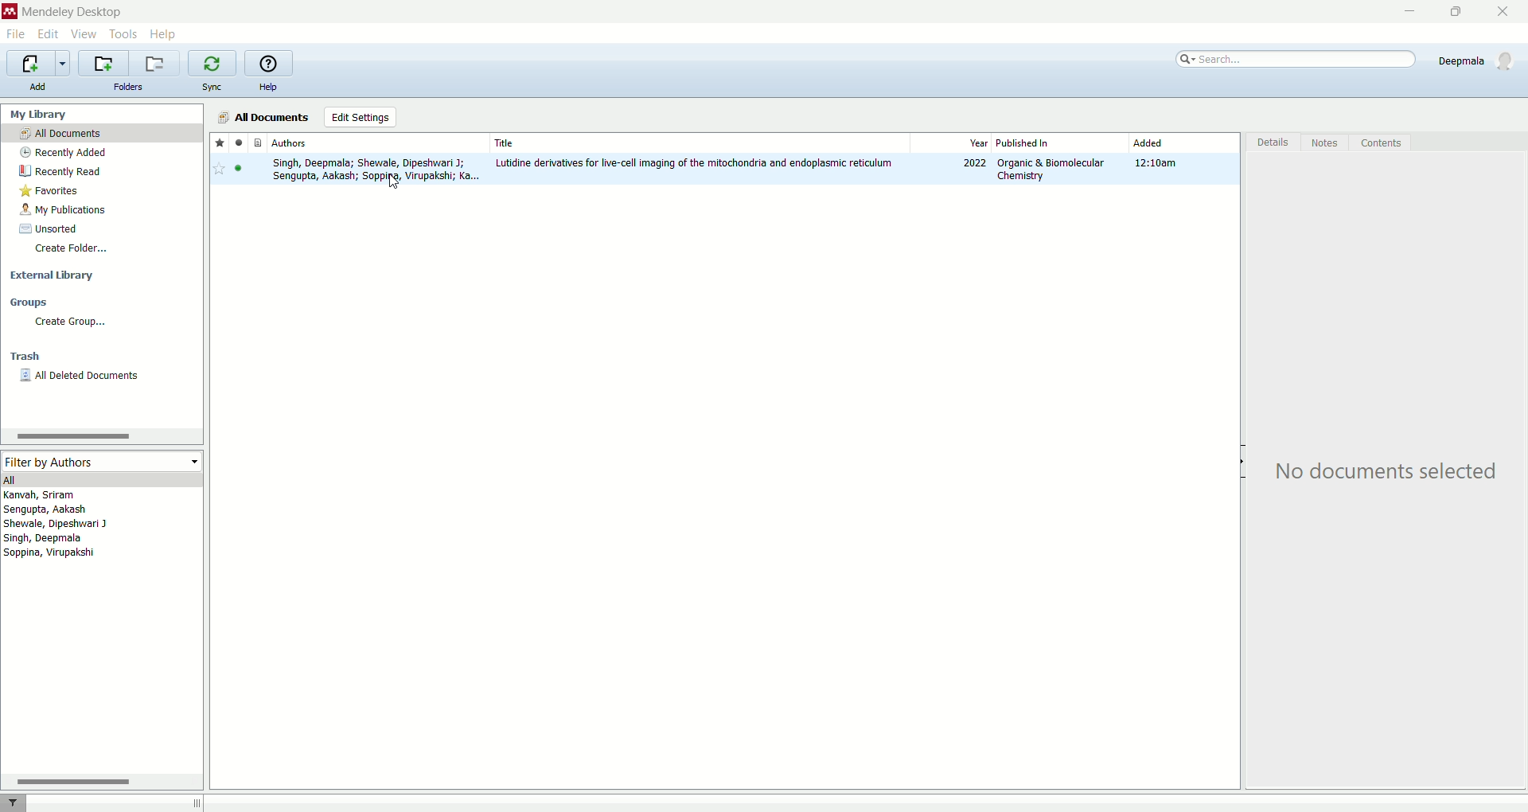 This screenshot has width=1528, height=812. What do you see at coordinates (100, 61) in the screenshot?
I see `create a new folder` at bounding box center [100, 61].